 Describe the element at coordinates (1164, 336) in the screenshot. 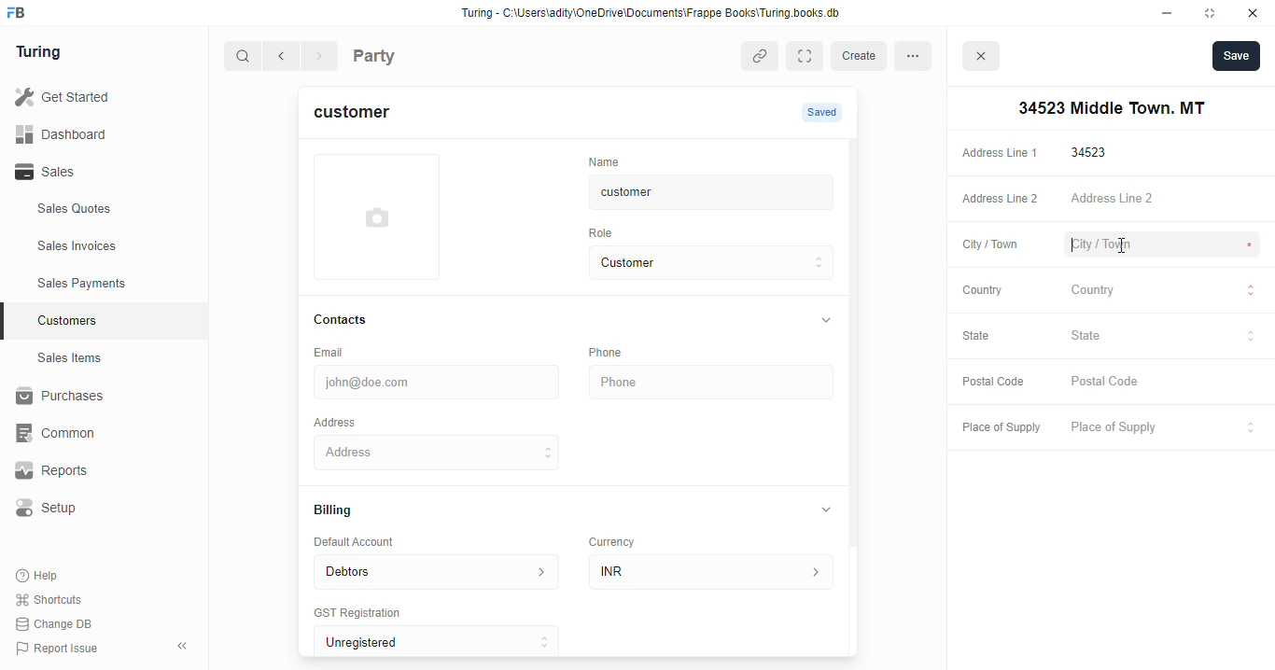

I see `State` at that location.